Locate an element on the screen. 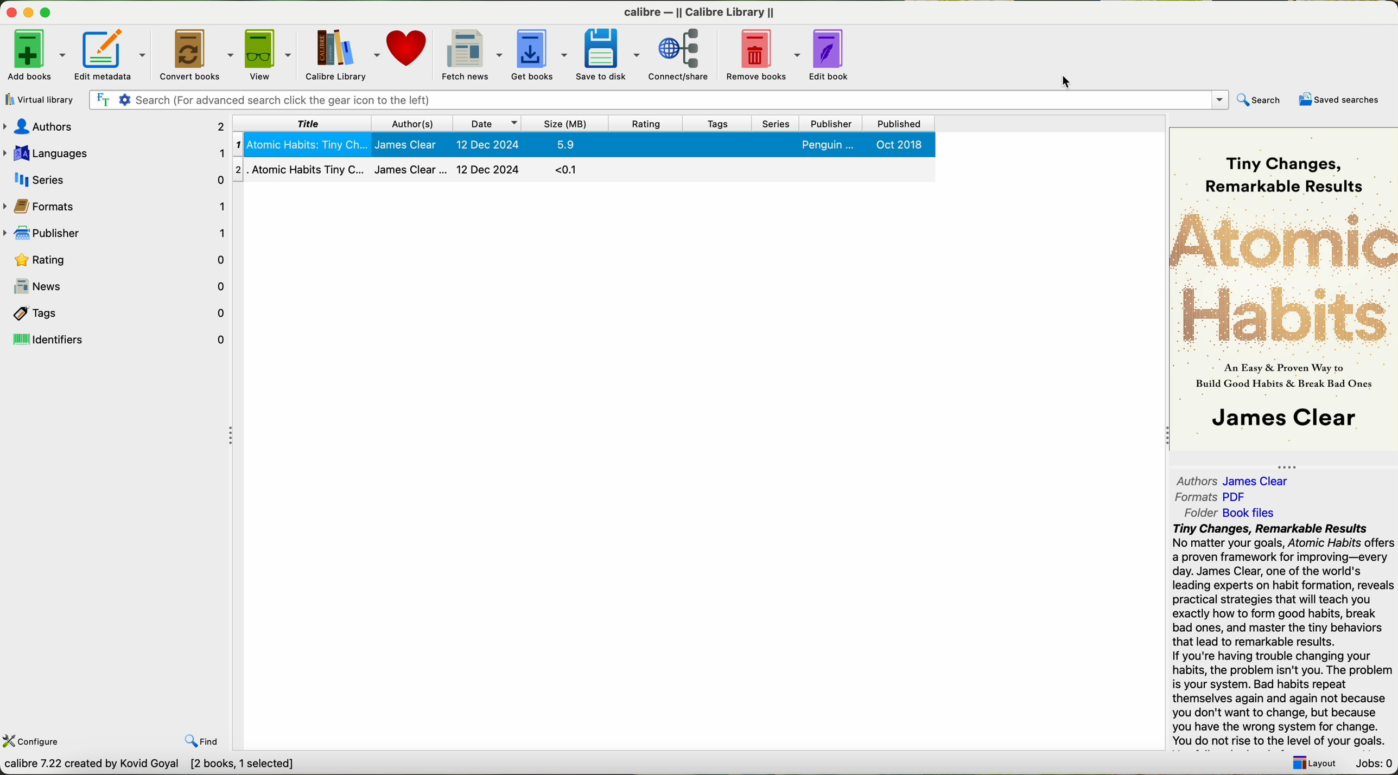  tags is located at coordinates (117, 313).